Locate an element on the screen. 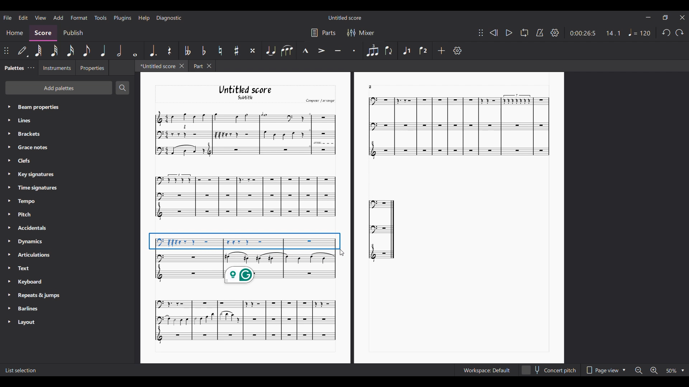  Help menu is located at coordinates (144, 18).